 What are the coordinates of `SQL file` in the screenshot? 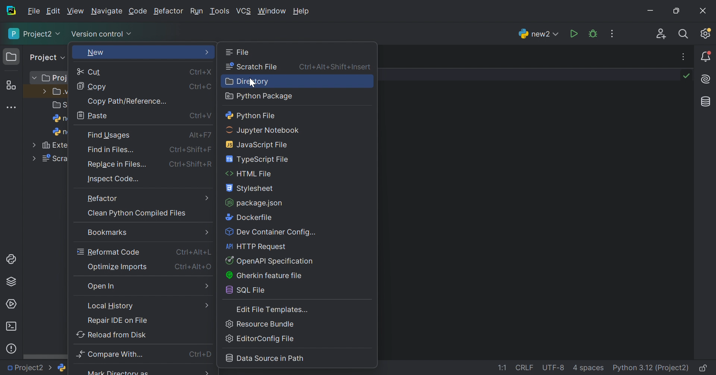 It's located at (245, 291).